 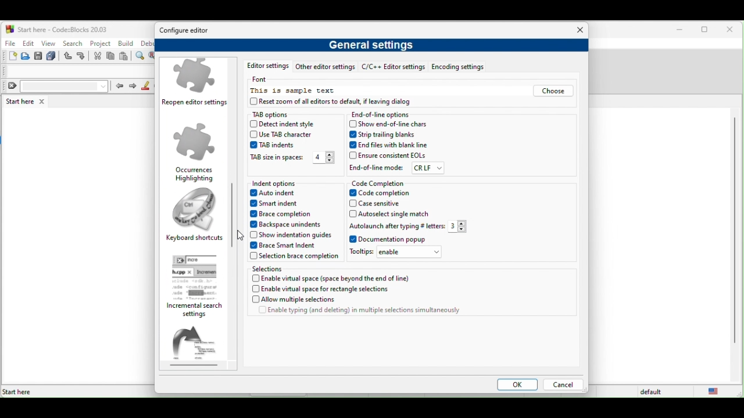 What do you see at coordinates (196, 84) in the screenshot?
I see `reopen editor settings` at bounding box center [196, 84].